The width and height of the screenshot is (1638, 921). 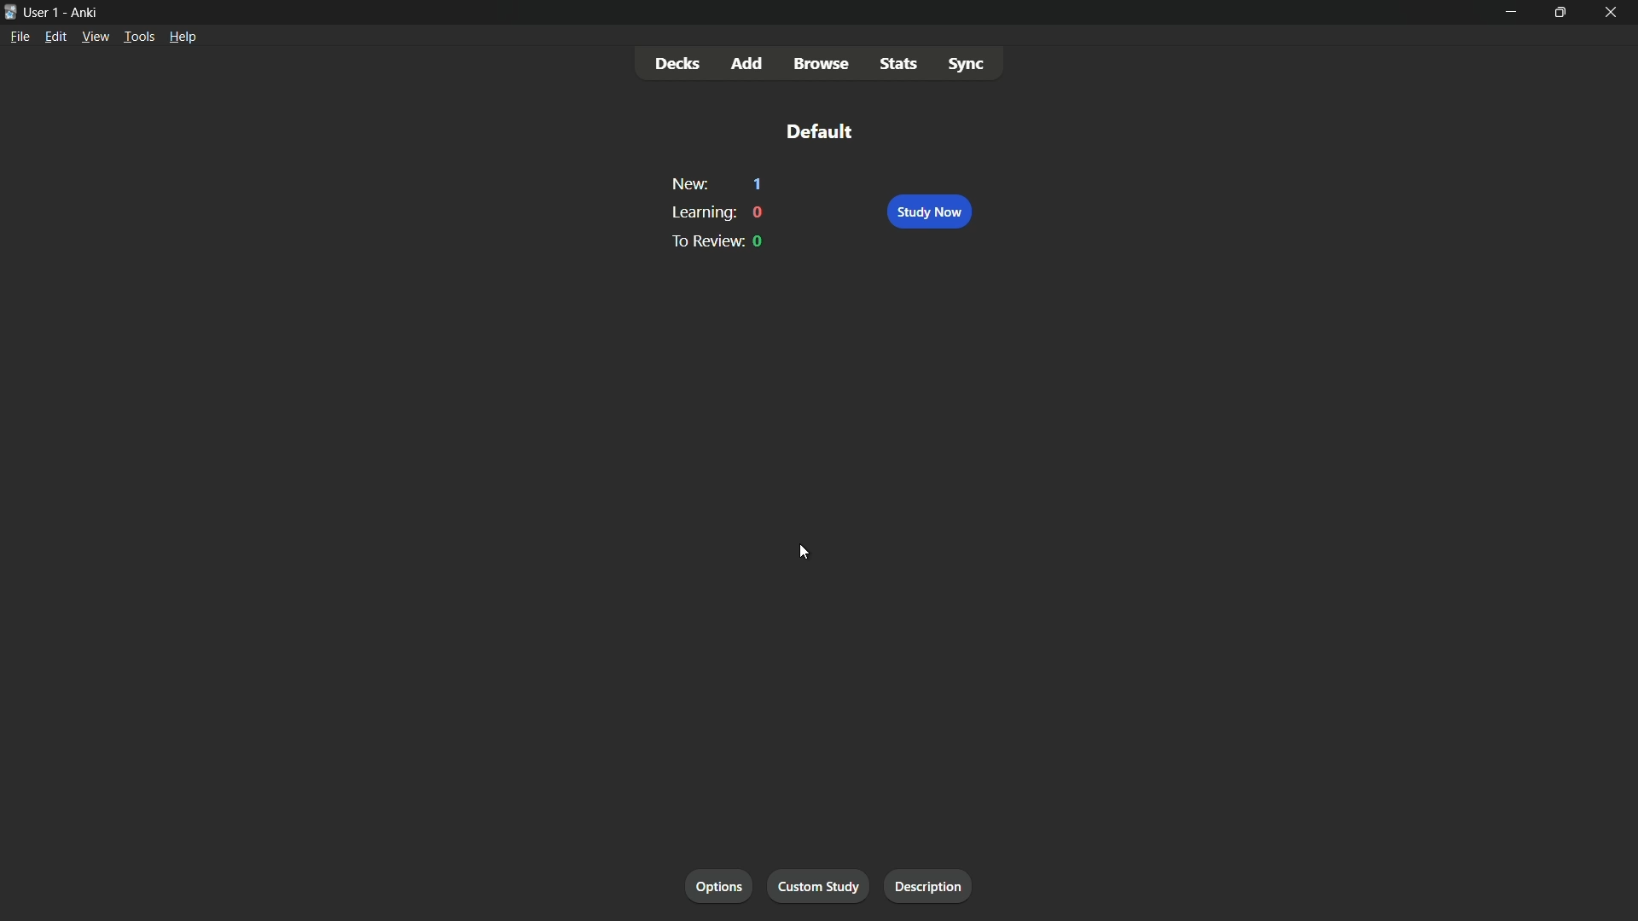 I want to click on default, so click(x=816, y=130).